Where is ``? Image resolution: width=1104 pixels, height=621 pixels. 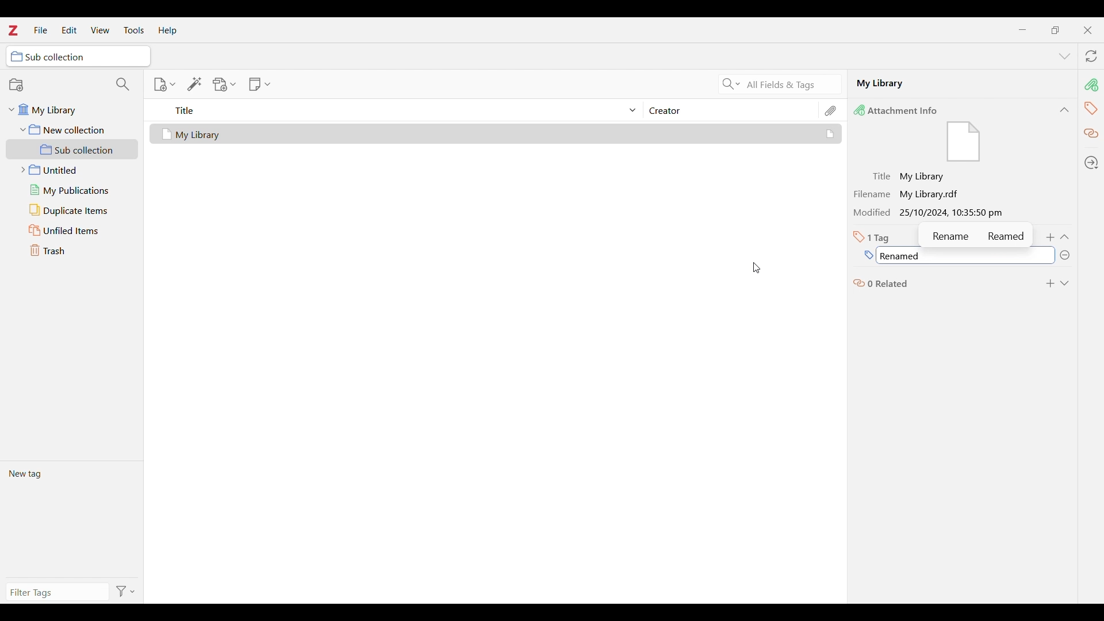  is located at coordinates (964, 143).